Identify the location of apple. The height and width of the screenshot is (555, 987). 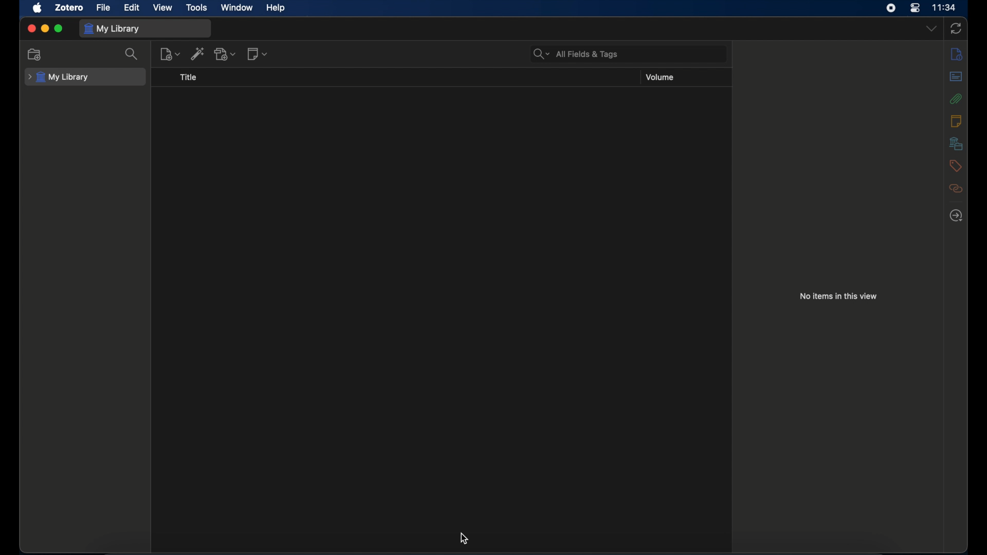
(38, 8).